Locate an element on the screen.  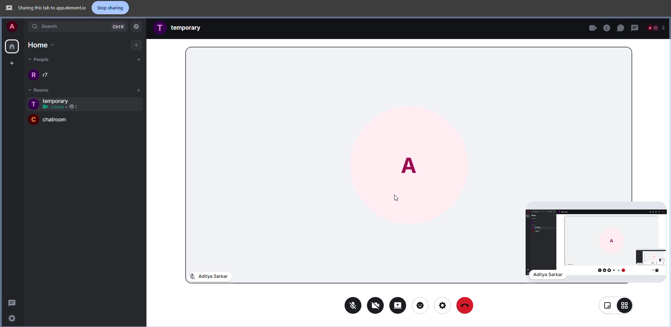
cursor is located at coordinates (397, 198).